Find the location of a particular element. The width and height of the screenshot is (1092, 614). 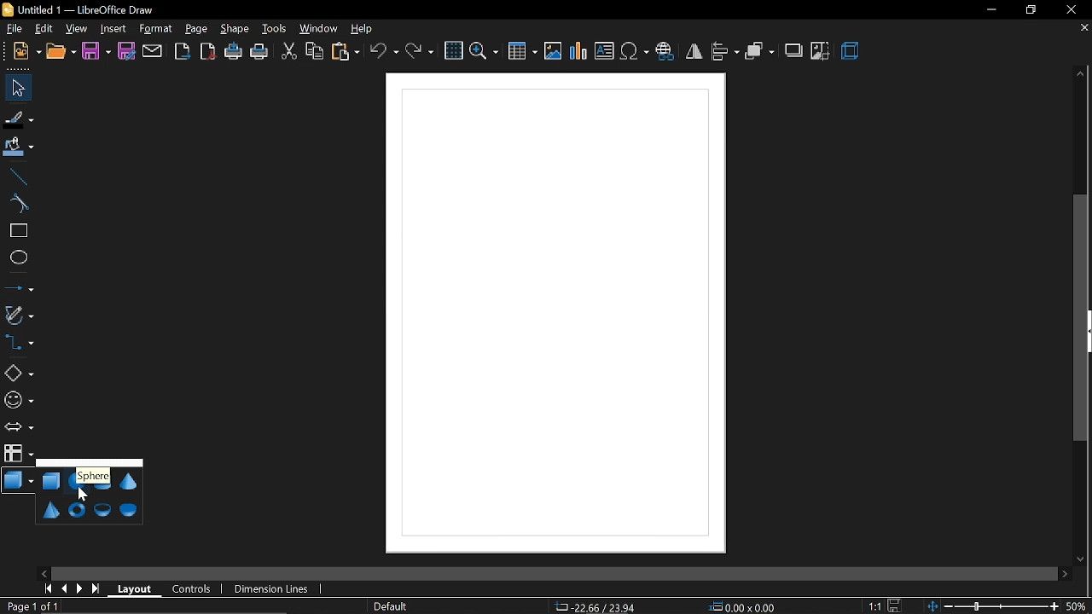

line is located at coordinates (17, 177).